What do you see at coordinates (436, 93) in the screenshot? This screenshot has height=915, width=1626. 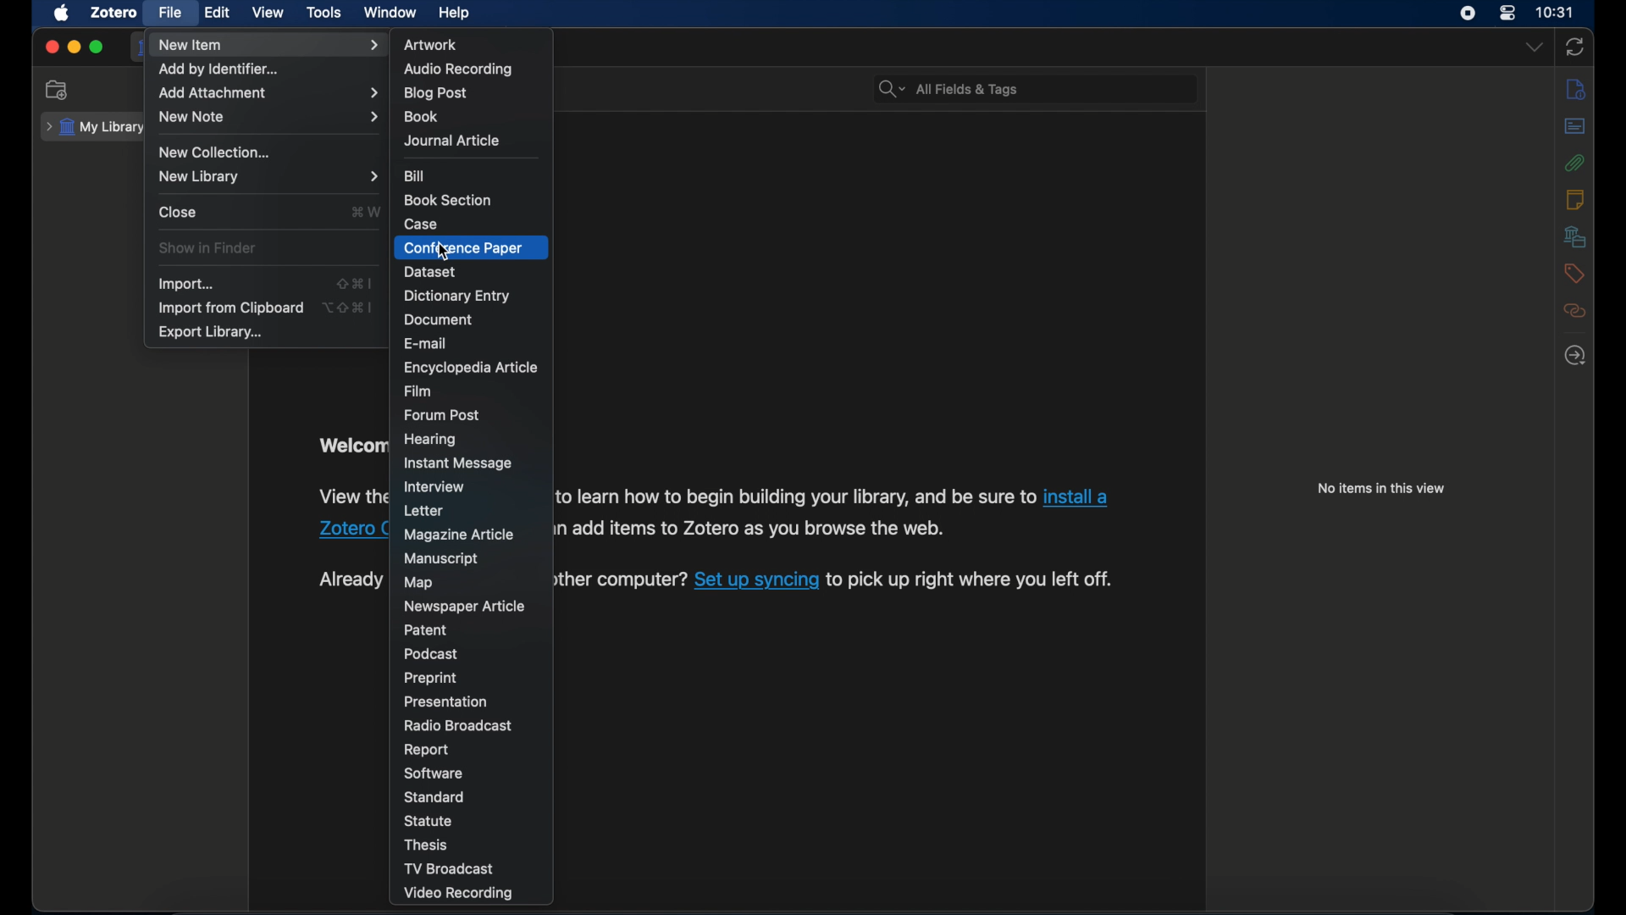 I see `blogpost` at bounding box center [436, 93].